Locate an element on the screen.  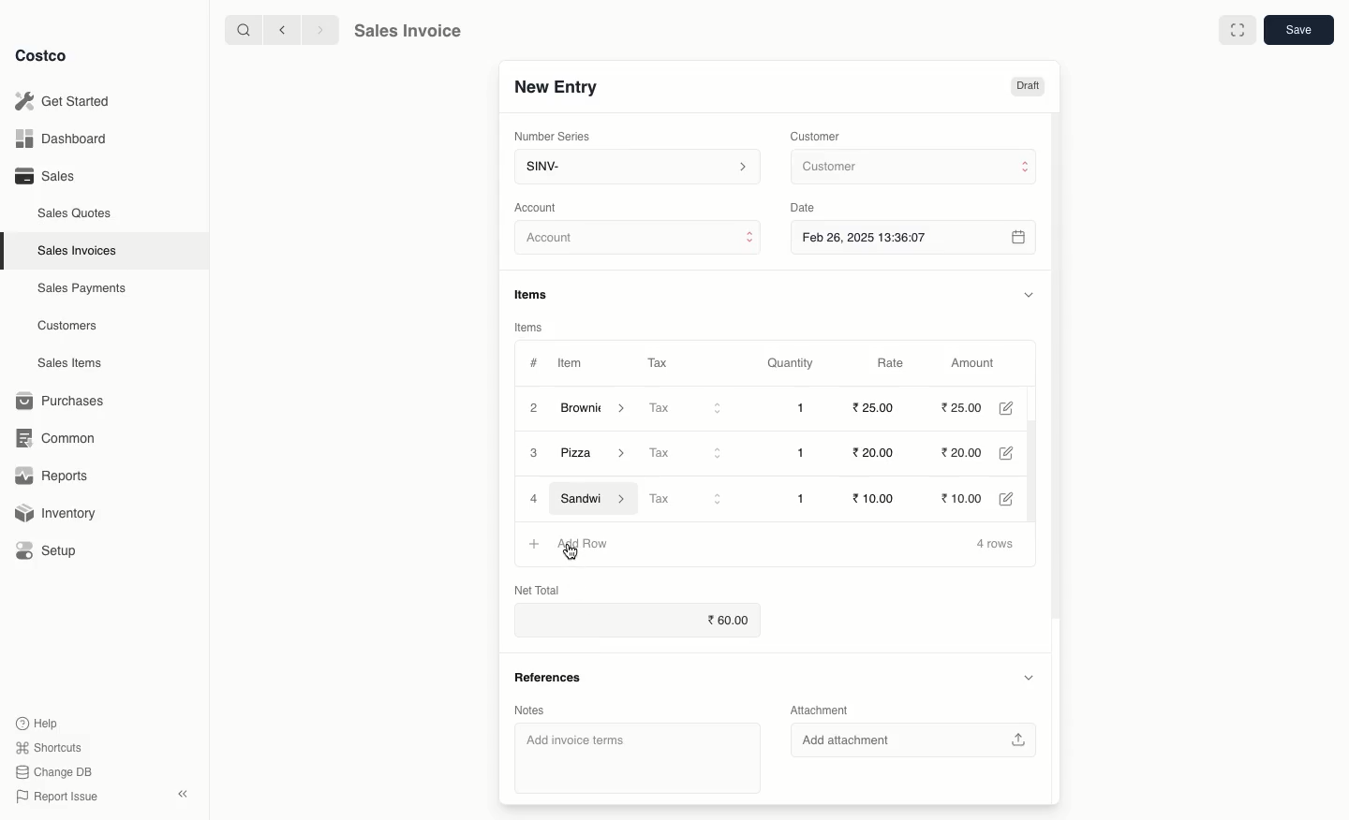
‘Account is located at coordinates (540, 207).